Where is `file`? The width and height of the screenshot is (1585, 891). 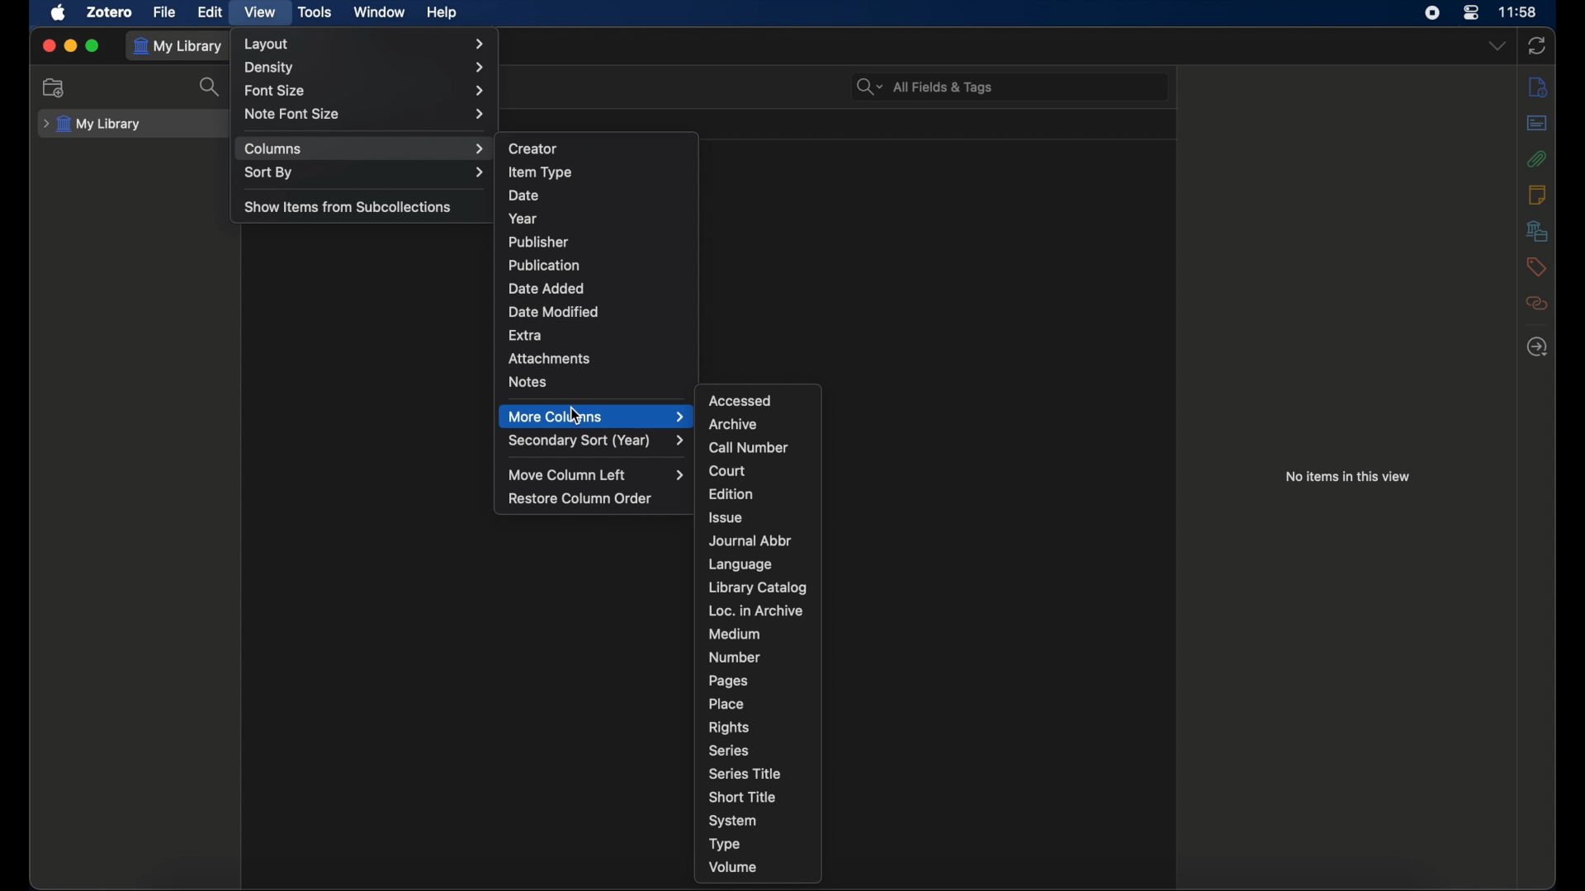
file is located at coordinates (164, 12).